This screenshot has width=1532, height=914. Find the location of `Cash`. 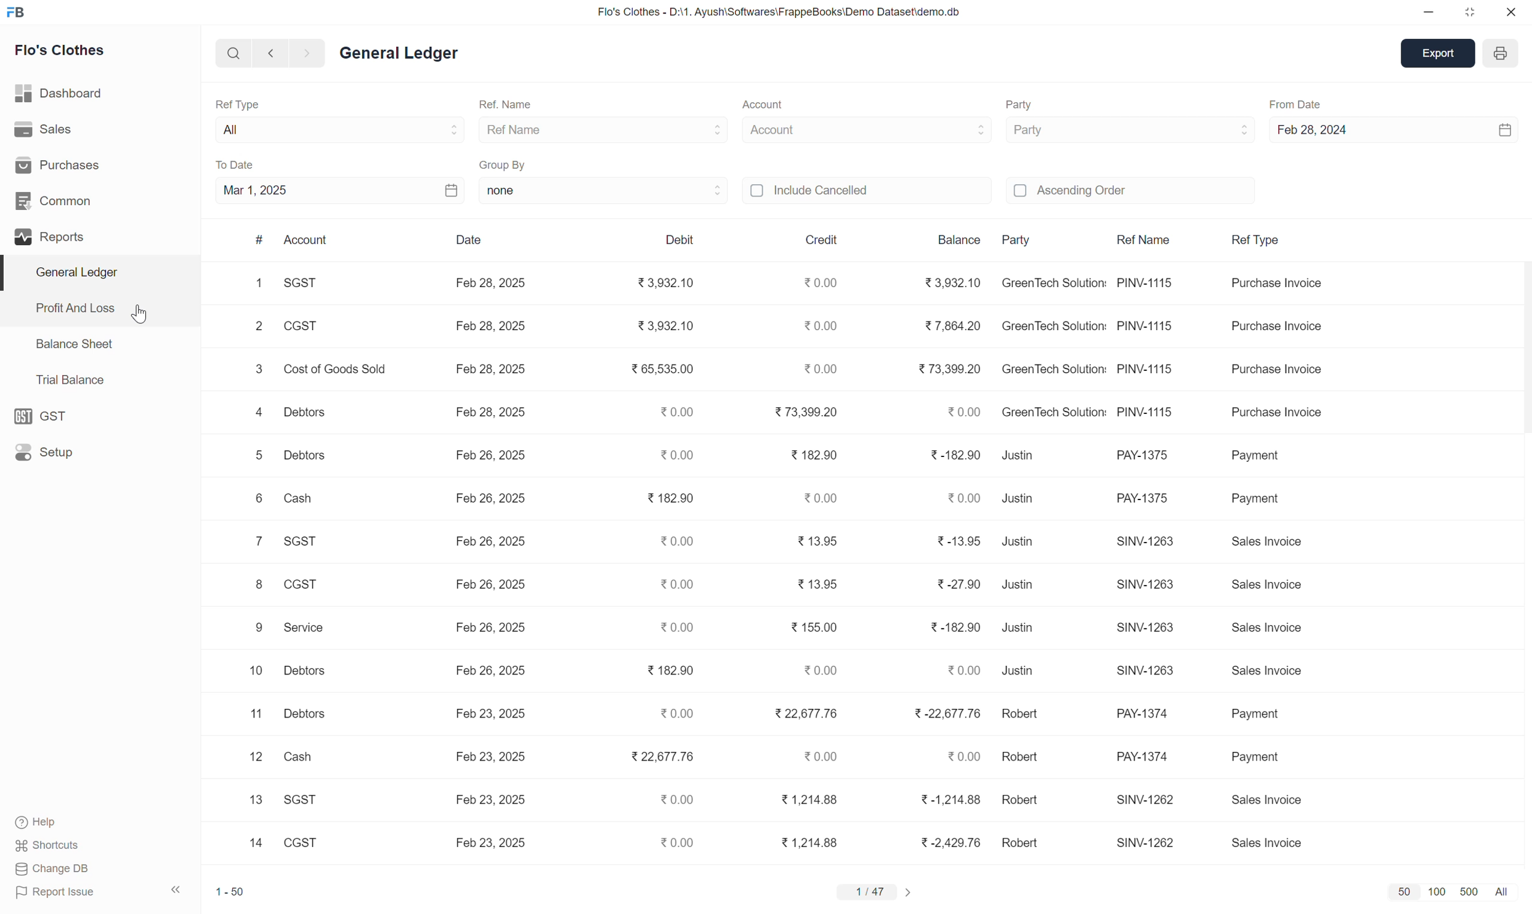

Cash is located at coordinates (299, 499).